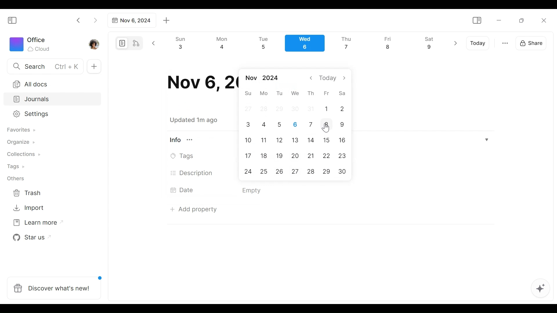 Image resolution: width=557 pixels, height=313 pixels. I want to click on Click to go back, so click(79, 20).